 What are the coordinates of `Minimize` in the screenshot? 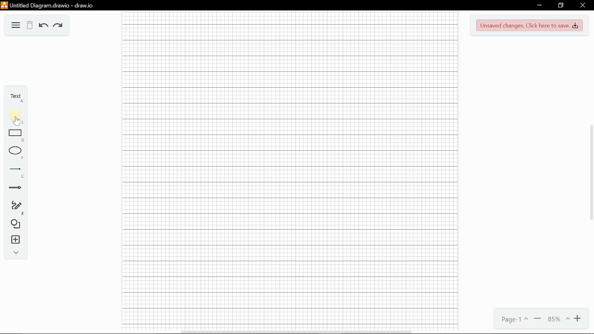 It's located at (538, 6).